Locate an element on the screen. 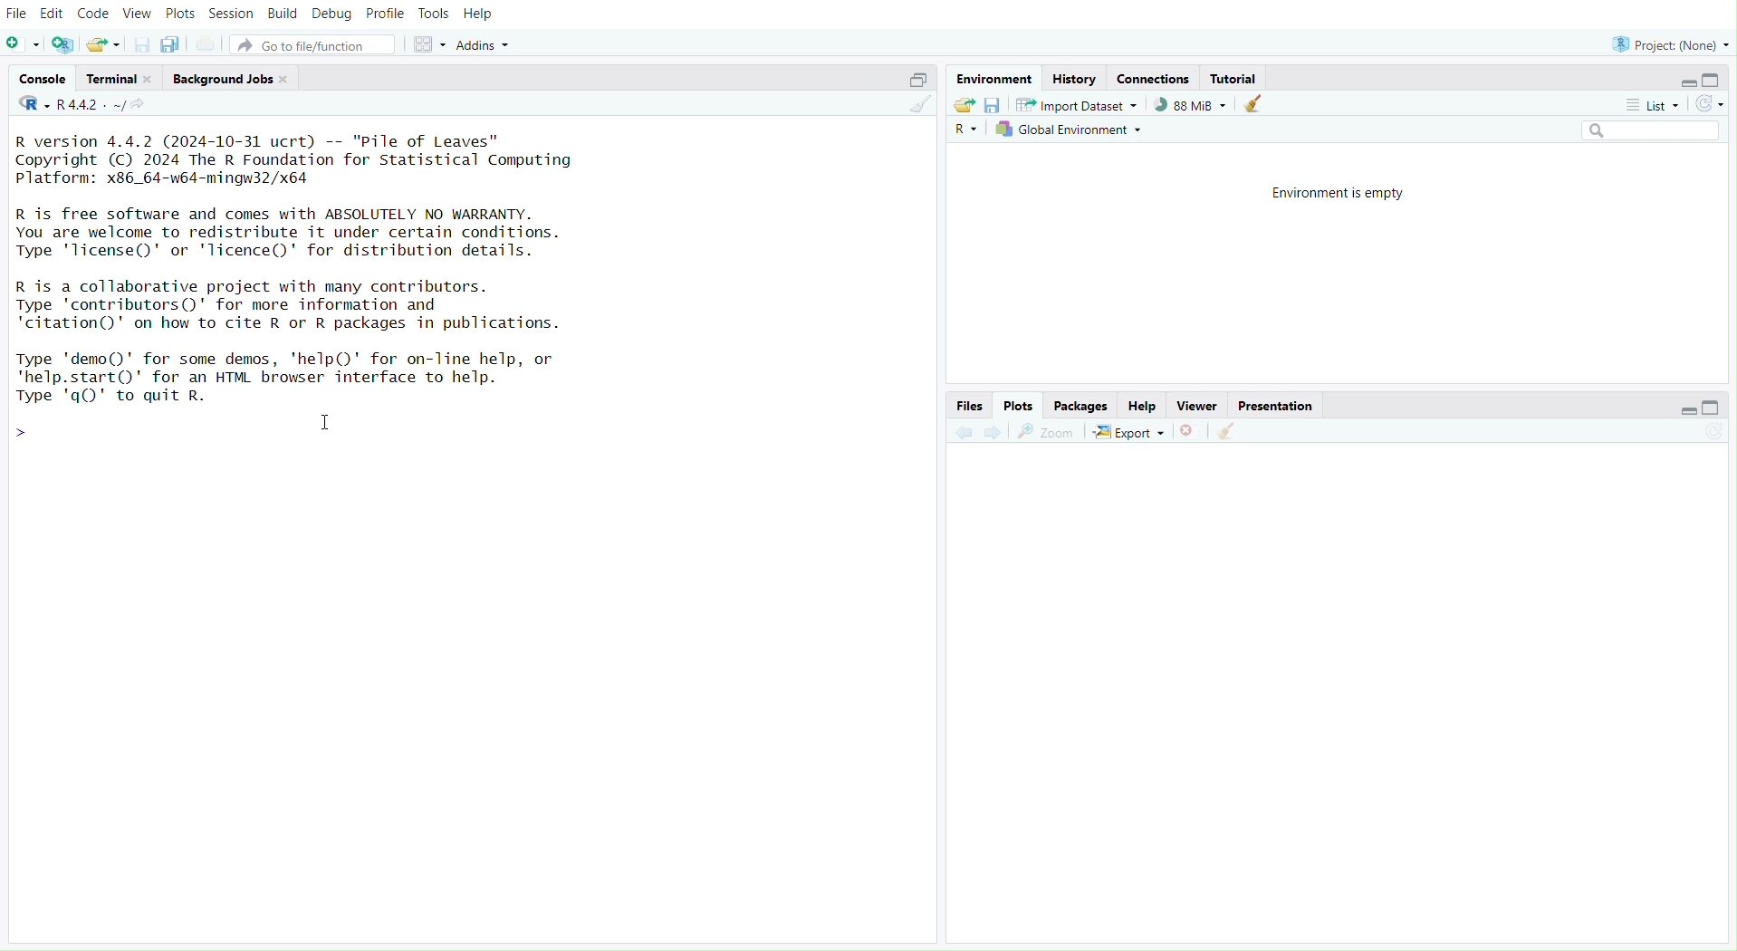 The image size is (1737, 951). Help is located at coordinates (1145, 407).